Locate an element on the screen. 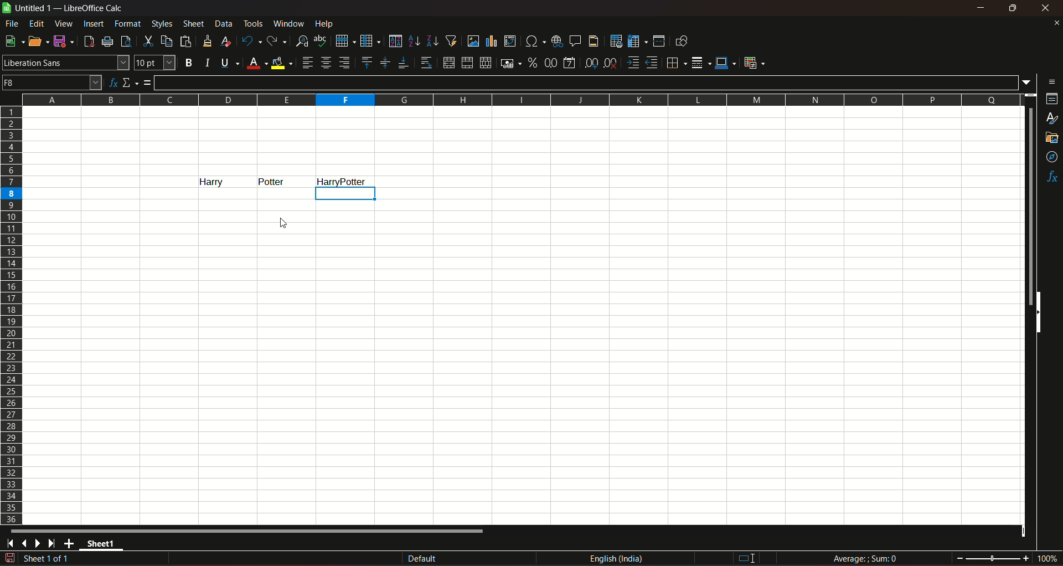 Image resolution: width=1063 pixels, height=566 pixels. spelling is located at coordinates (321, 41).